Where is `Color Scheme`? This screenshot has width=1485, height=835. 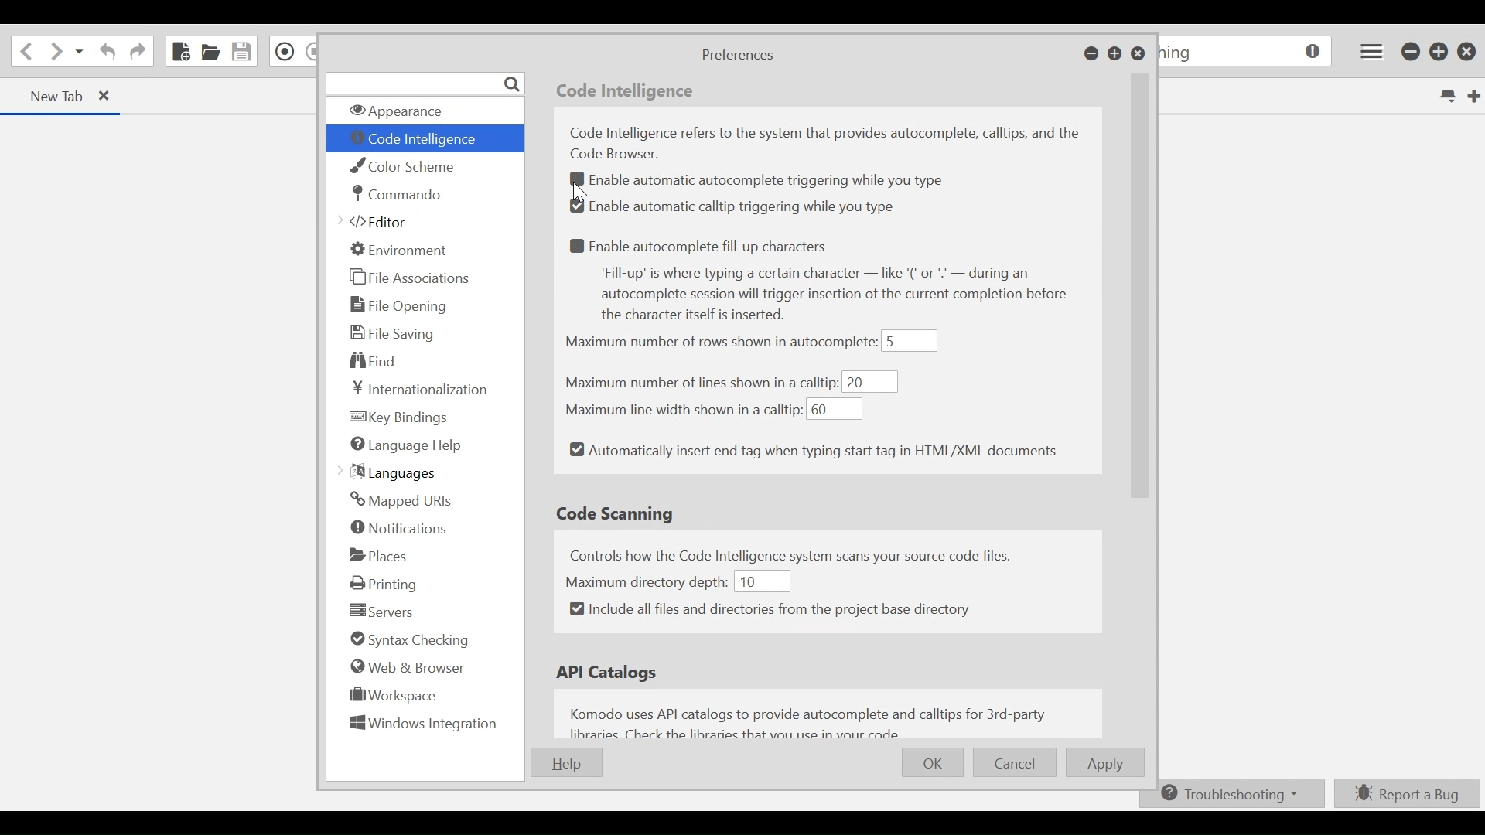
Color Scheme is located at coordinates (409, 166).